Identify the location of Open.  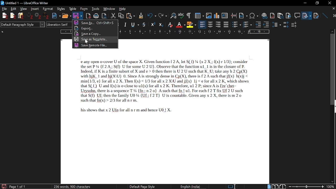
(66, 16).